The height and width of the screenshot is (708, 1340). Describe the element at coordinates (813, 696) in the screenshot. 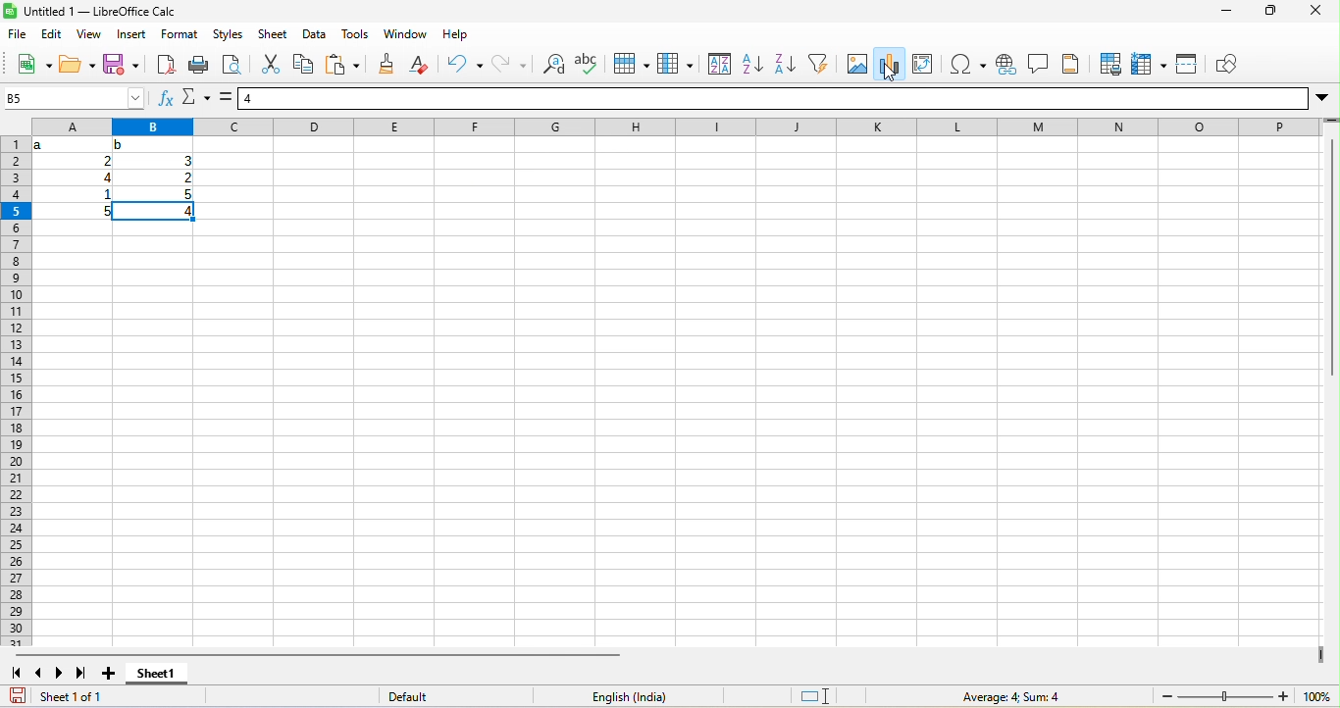

I see `standard selection` at that location.